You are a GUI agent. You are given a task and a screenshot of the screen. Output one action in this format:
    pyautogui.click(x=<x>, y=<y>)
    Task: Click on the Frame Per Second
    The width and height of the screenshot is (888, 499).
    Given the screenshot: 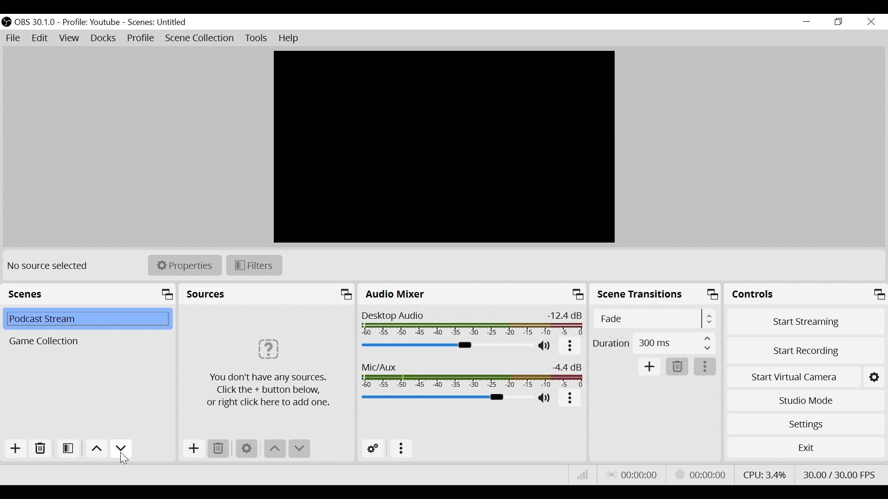 What is the action you would take?
    pyautogui.click(x=842, y=474)
    